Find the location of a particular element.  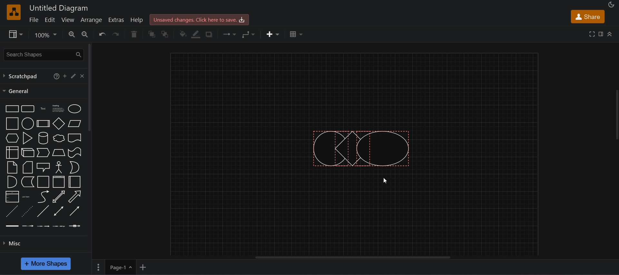

cloud is located at coordinates (58, 138).